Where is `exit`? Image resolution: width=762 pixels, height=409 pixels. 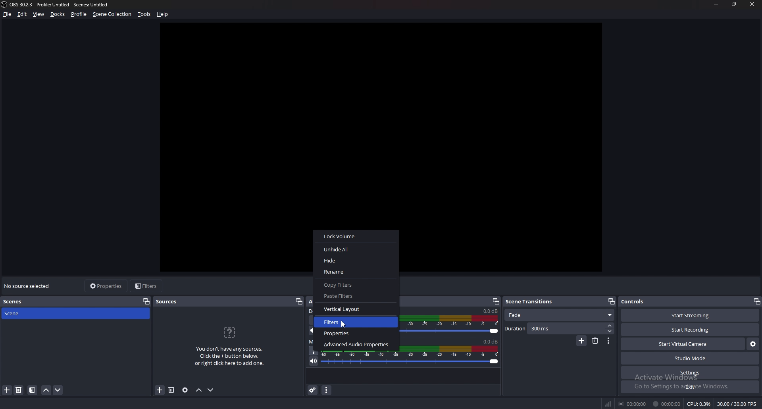
exit is located at coordinates (689, 388).